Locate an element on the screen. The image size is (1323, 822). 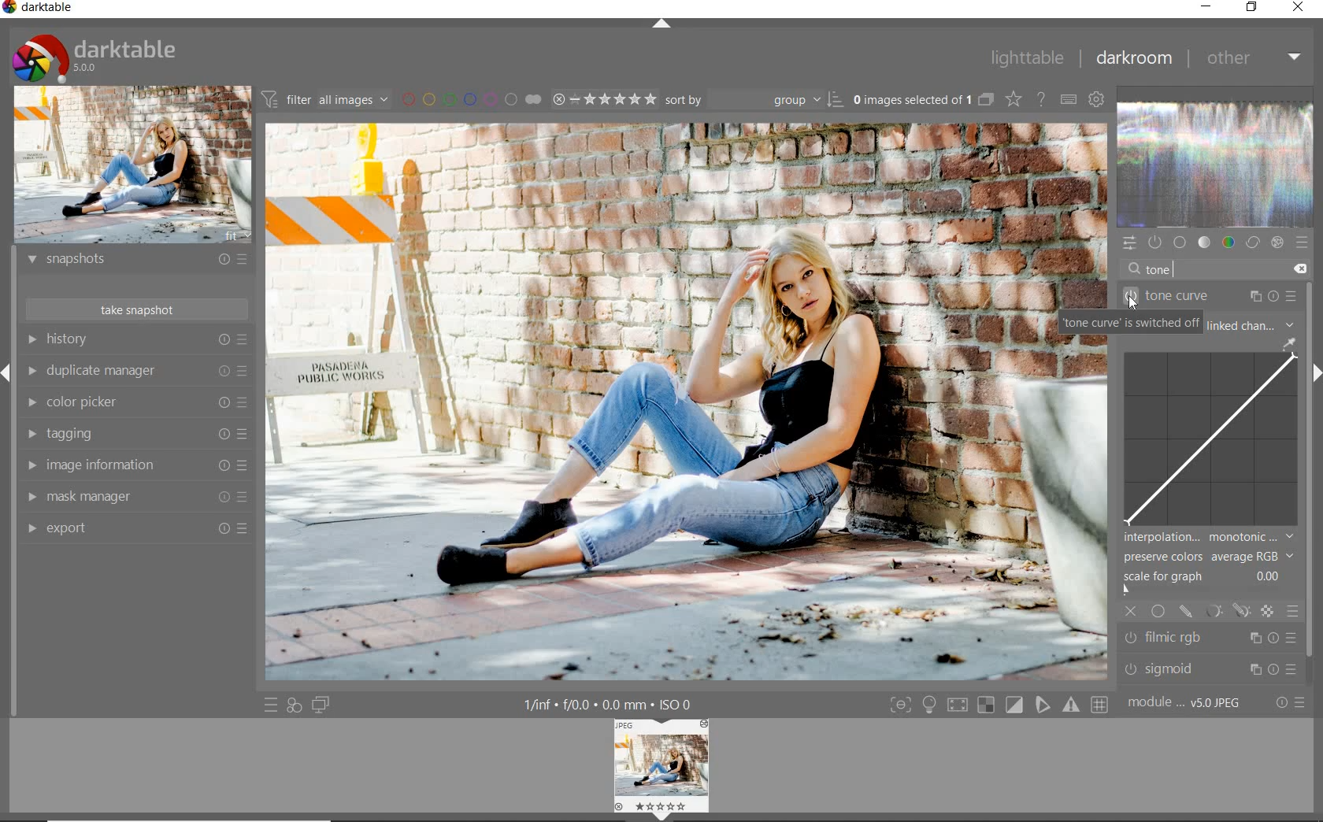
tagging is located at coordinates (136, 433).